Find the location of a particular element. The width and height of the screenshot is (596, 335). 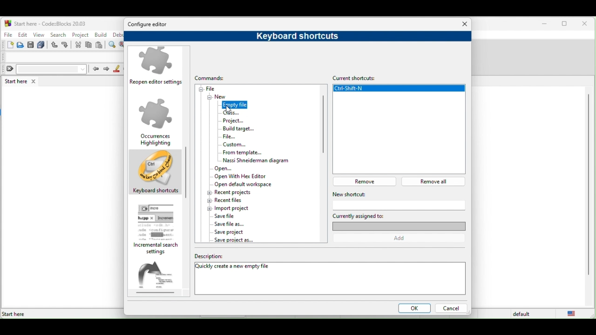

build target is located at coordinates (239, 129).